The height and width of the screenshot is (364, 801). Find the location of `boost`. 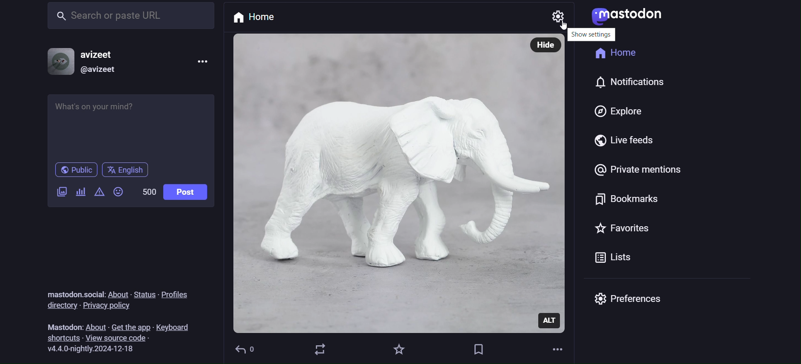

boost is located at coordinates (321, 349).